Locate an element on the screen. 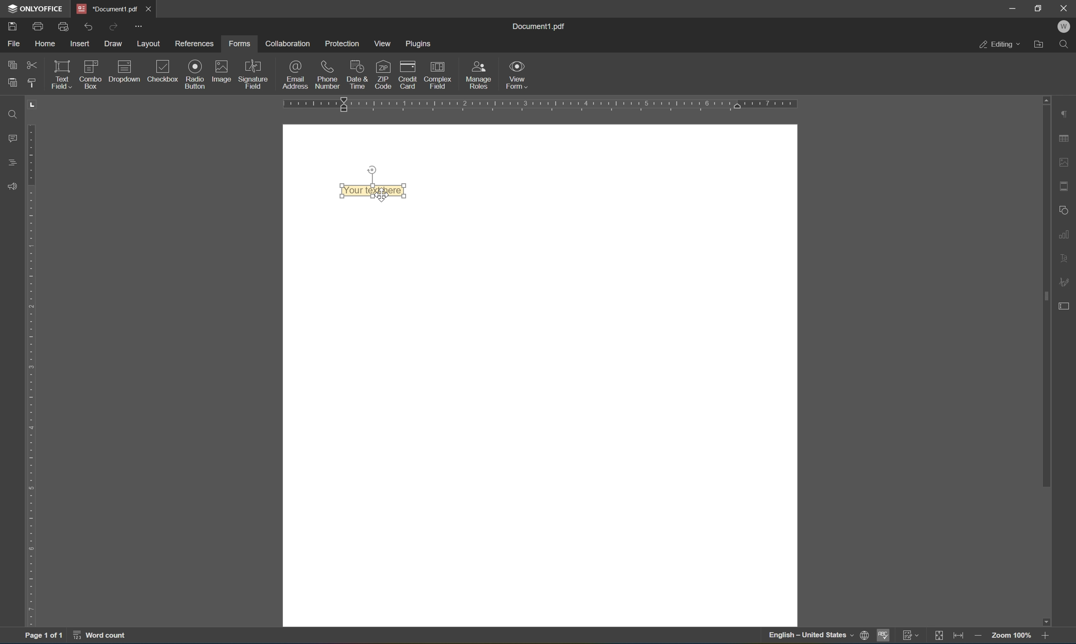 Image resolution: width=1076 pixels, height=644 pixels. document1.pdf is located at coordinates (542, 26).